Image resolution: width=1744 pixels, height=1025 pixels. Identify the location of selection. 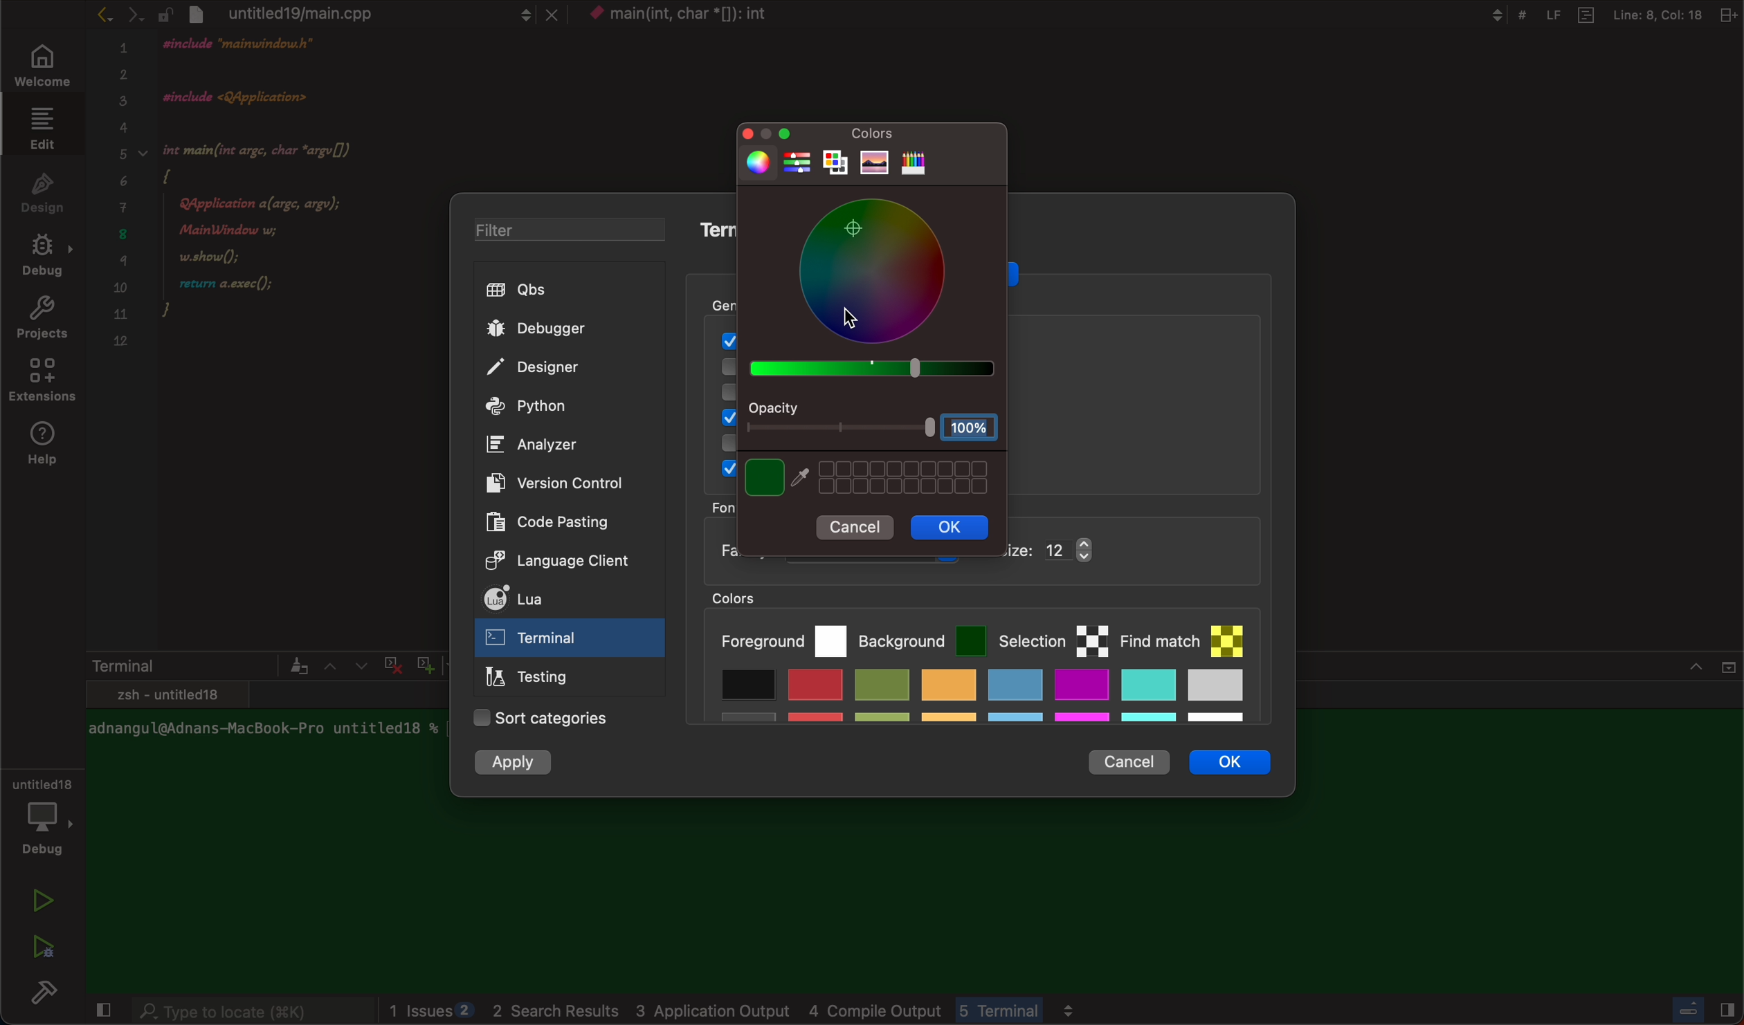
(1053, 638).